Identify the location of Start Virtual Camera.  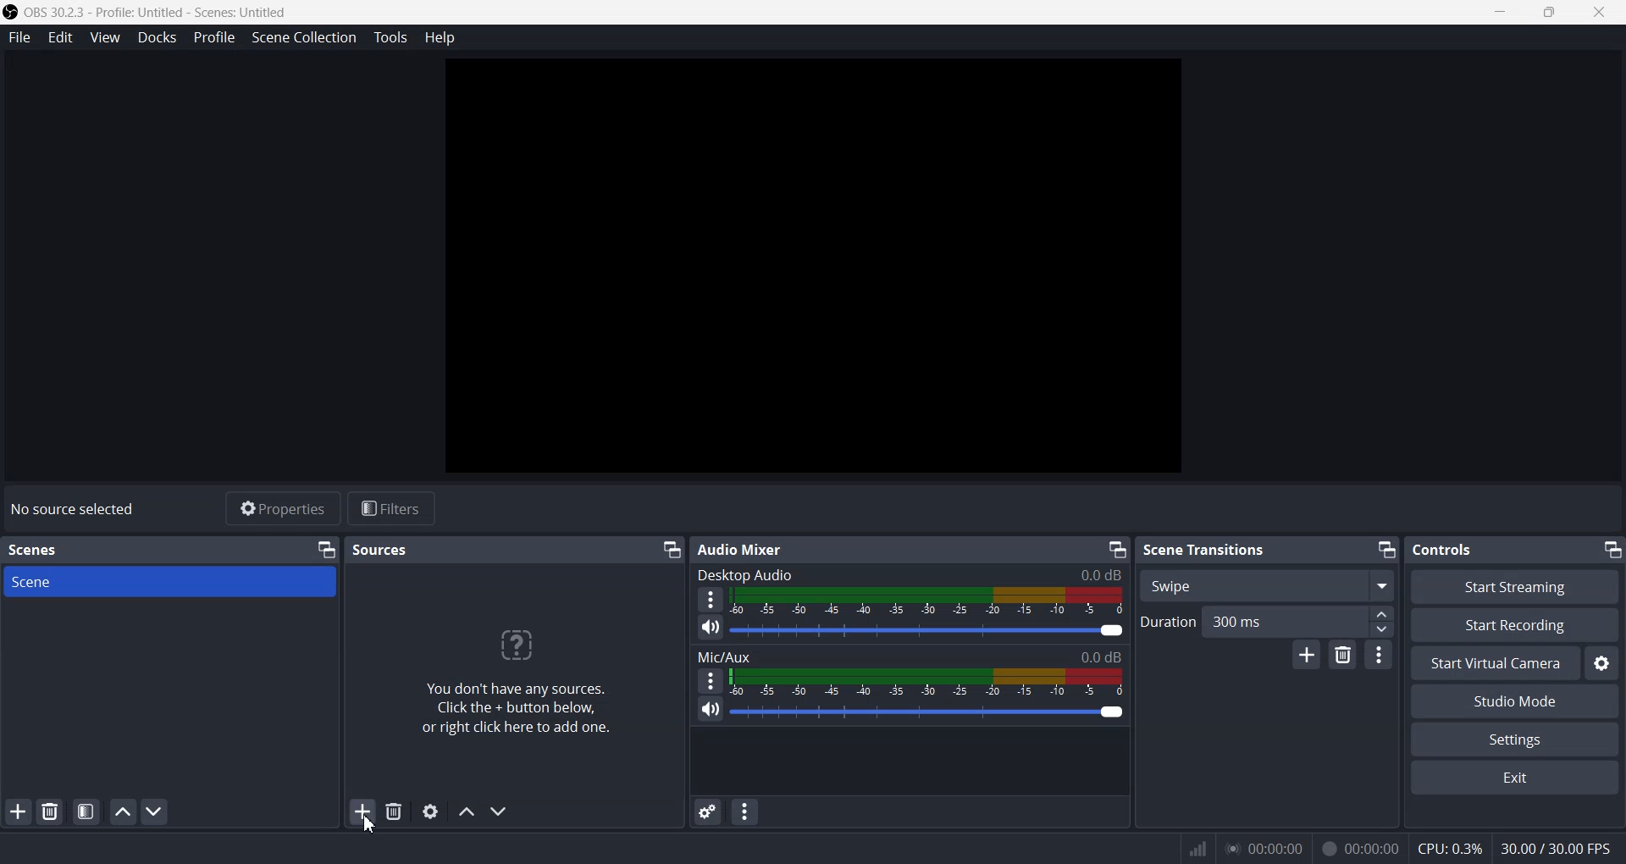
(1495, 663).